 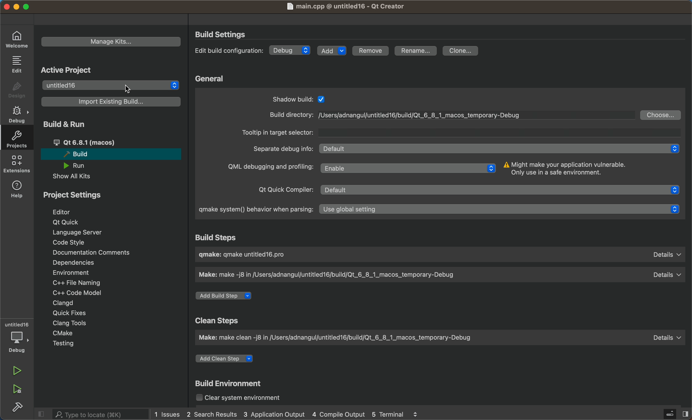 What do you see at coordinates (441, 254) in the screenshot?
I see `build step` at bounding box center [441, 254].